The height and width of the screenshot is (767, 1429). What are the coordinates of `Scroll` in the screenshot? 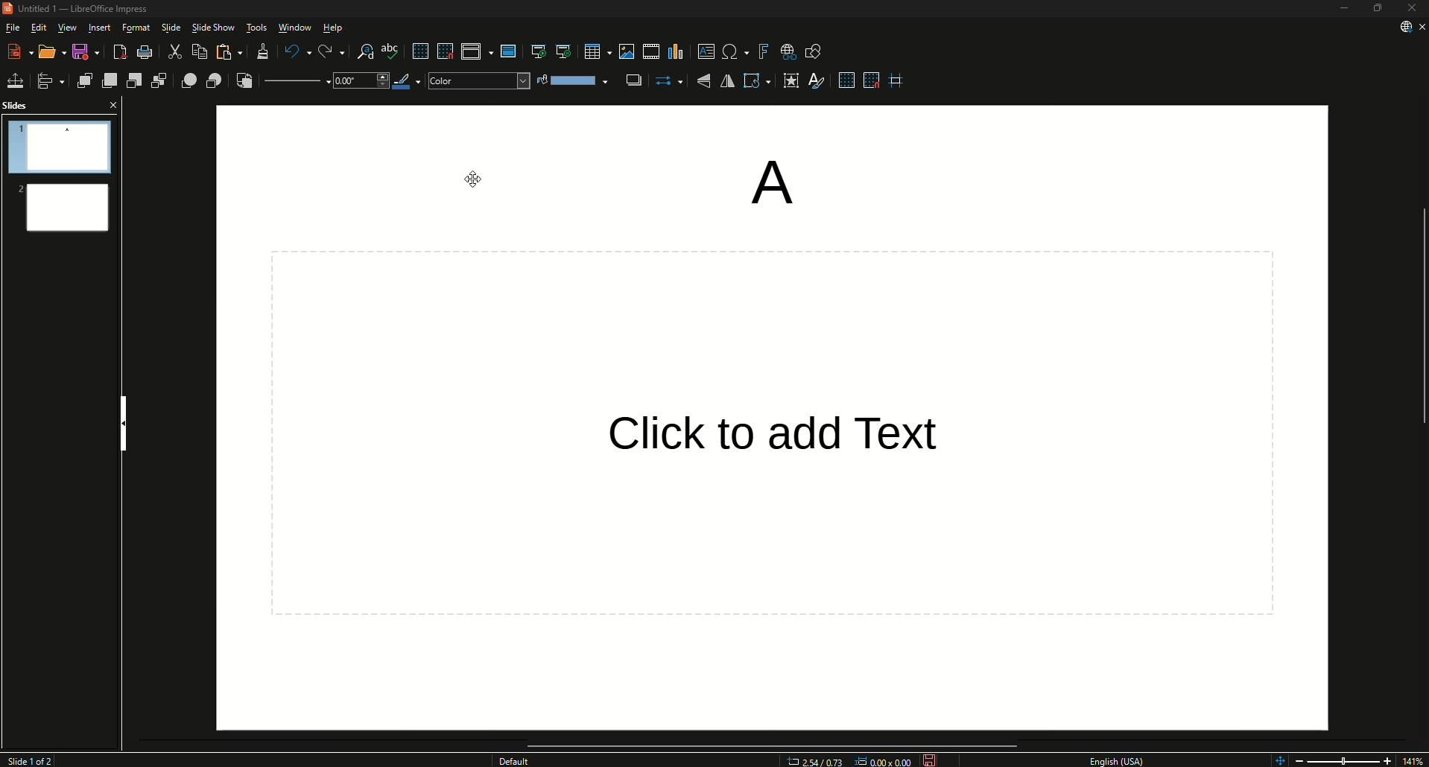 It's located at (770, 742).